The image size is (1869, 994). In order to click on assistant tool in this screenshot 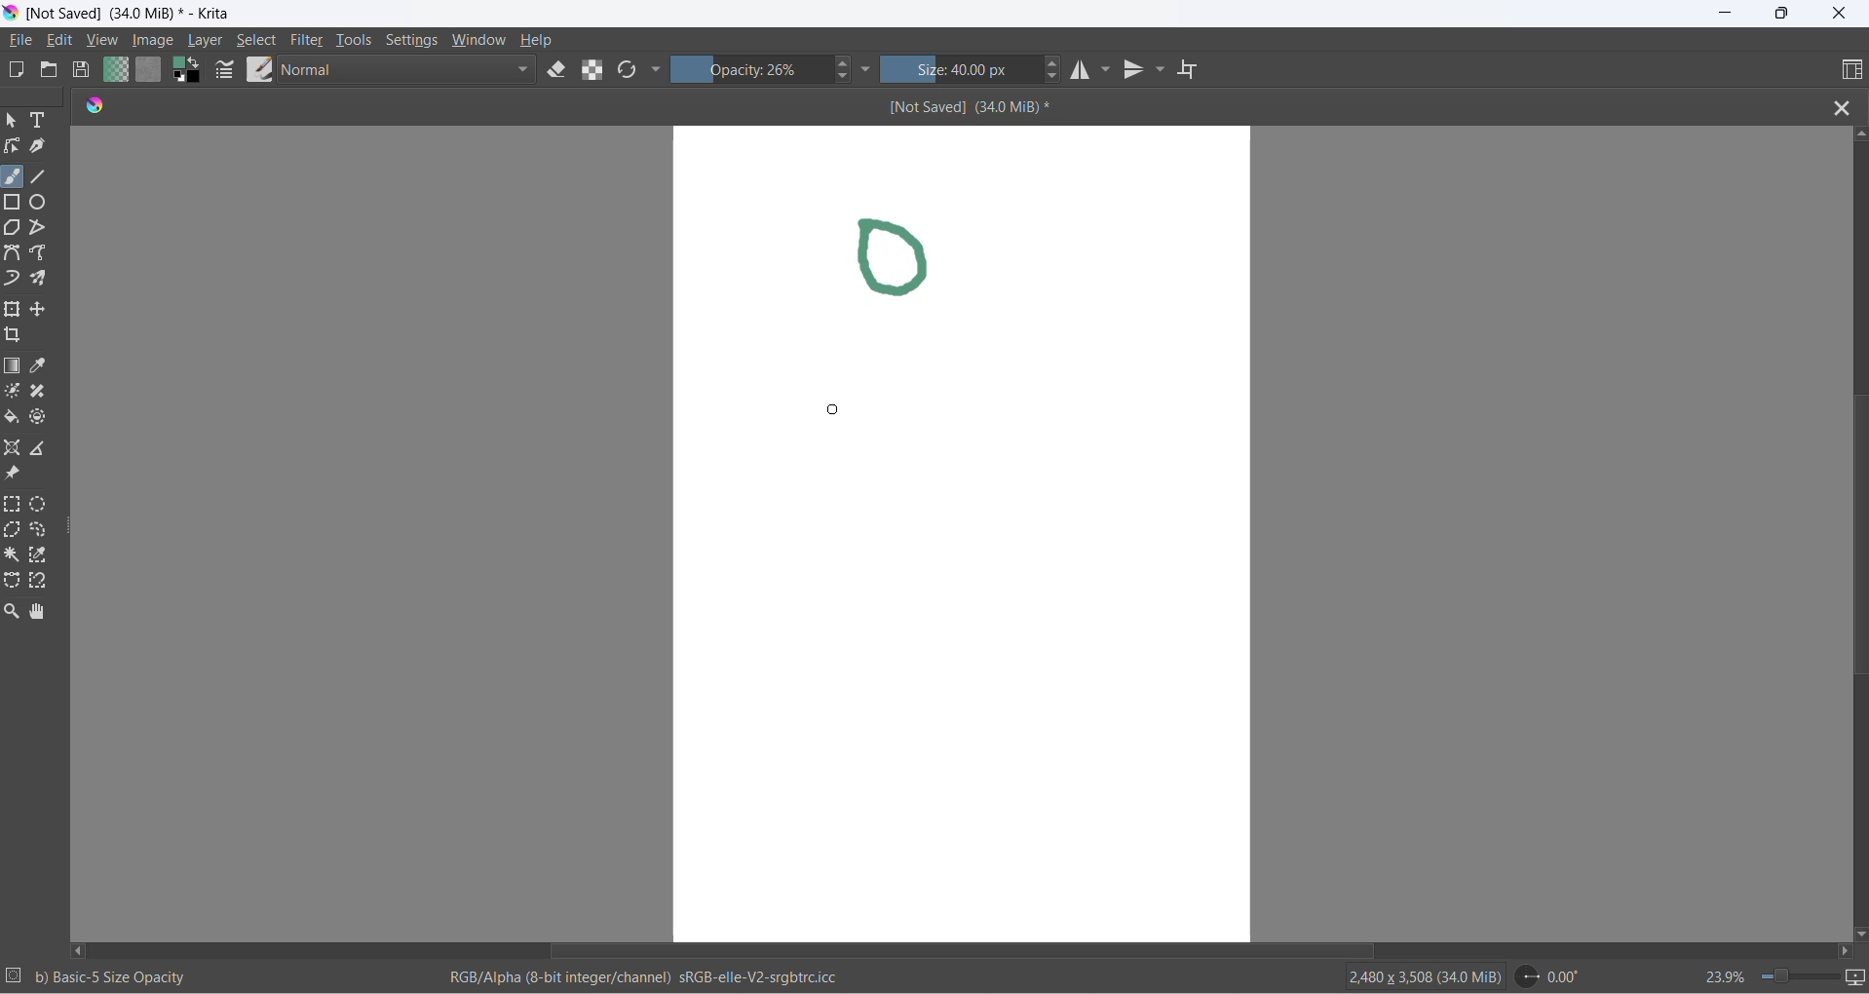, I will do `click(15, 447)`.